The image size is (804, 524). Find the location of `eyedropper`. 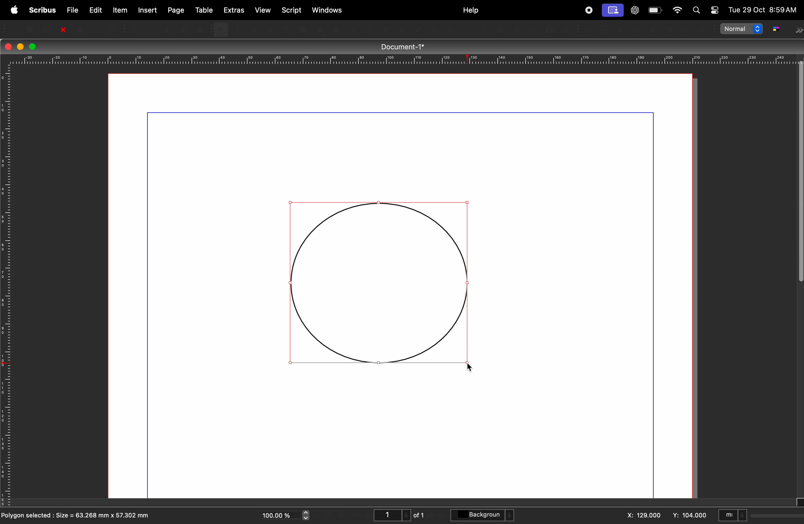

eyedropper is located at coordinates (567, 29).